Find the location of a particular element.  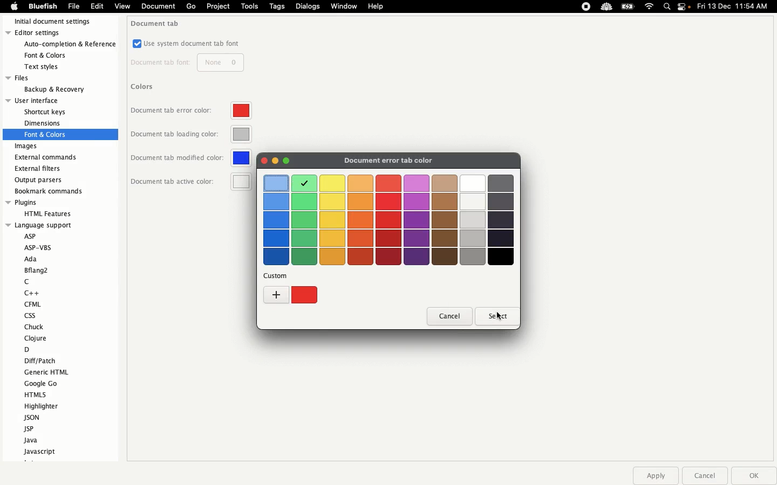

shortcut keys is located at coordinates (46, 113).